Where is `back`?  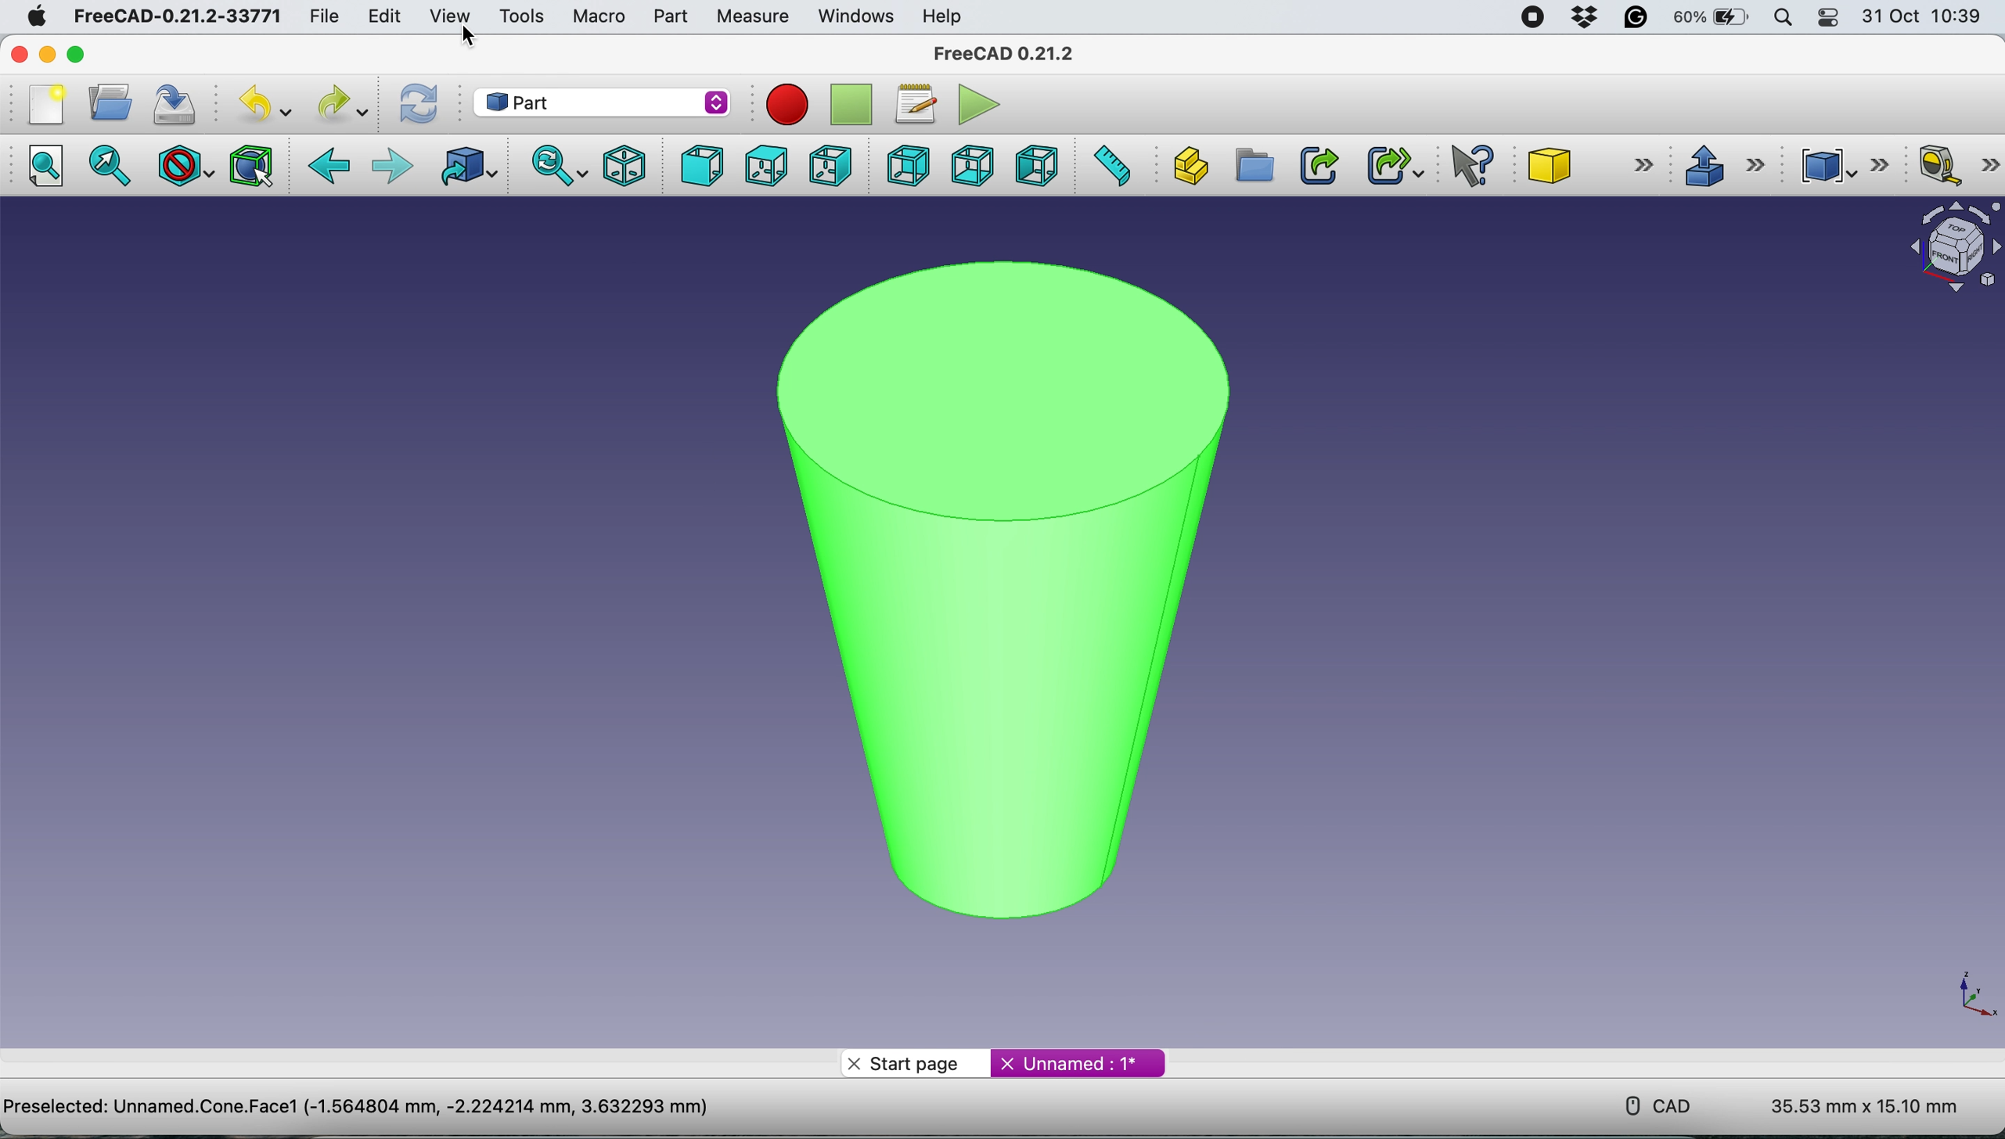
back is located at coordinates (331, 167).